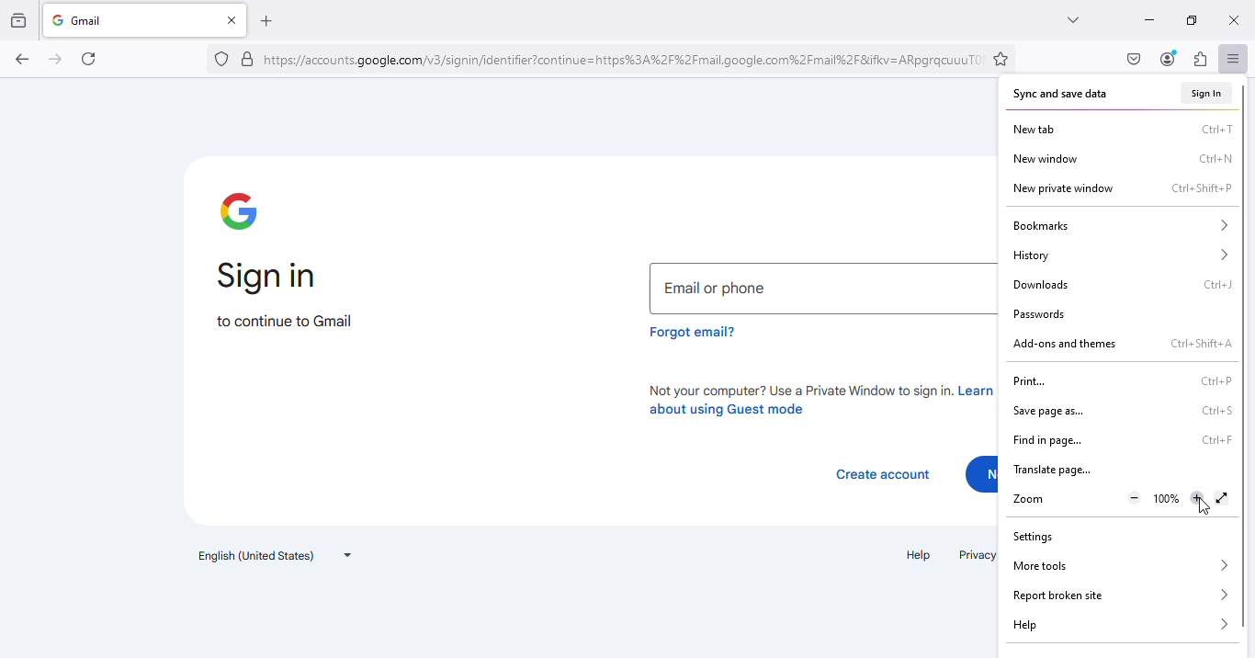  Describe the element at coordinates (1150, 21) in the screenshot. I see `minimize` at that location.